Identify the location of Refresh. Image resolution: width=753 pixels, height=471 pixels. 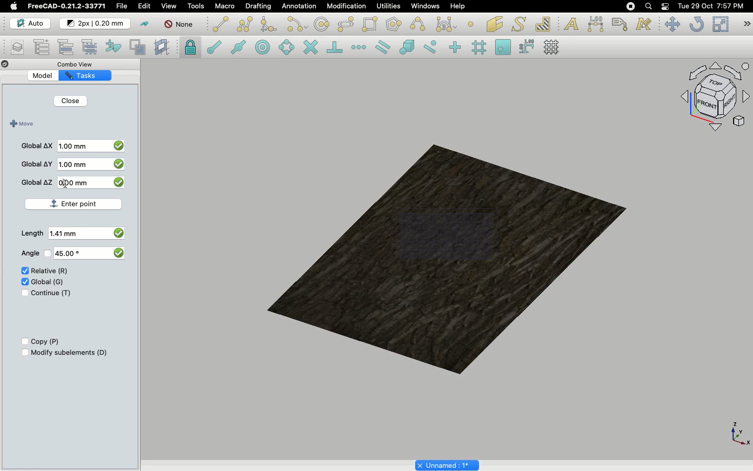
(697, 25).